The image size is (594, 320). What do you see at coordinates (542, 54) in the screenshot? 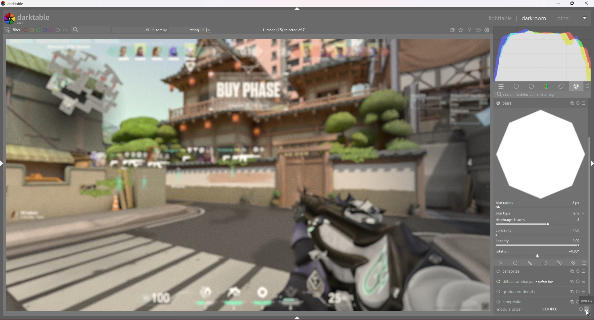
I see `heat graph` at bounding box center [542, 54].